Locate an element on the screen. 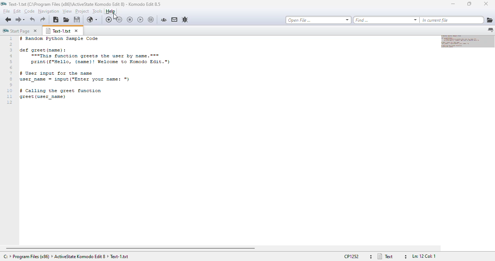 The image size is (495, 261). text is located at coordinates (100, 71).